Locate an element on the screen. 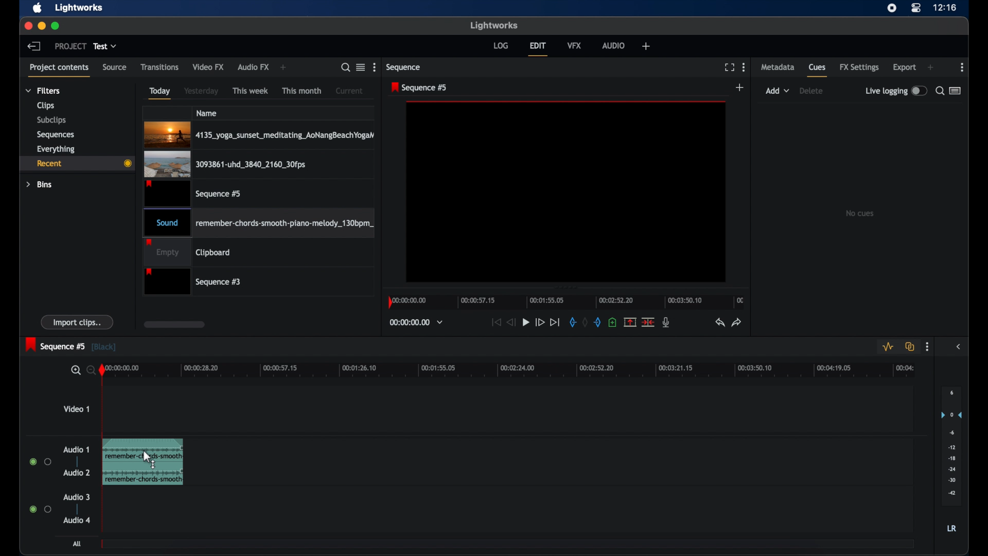 This screenshot has height=556, width=988. cut is located at coordinates (648, 322).